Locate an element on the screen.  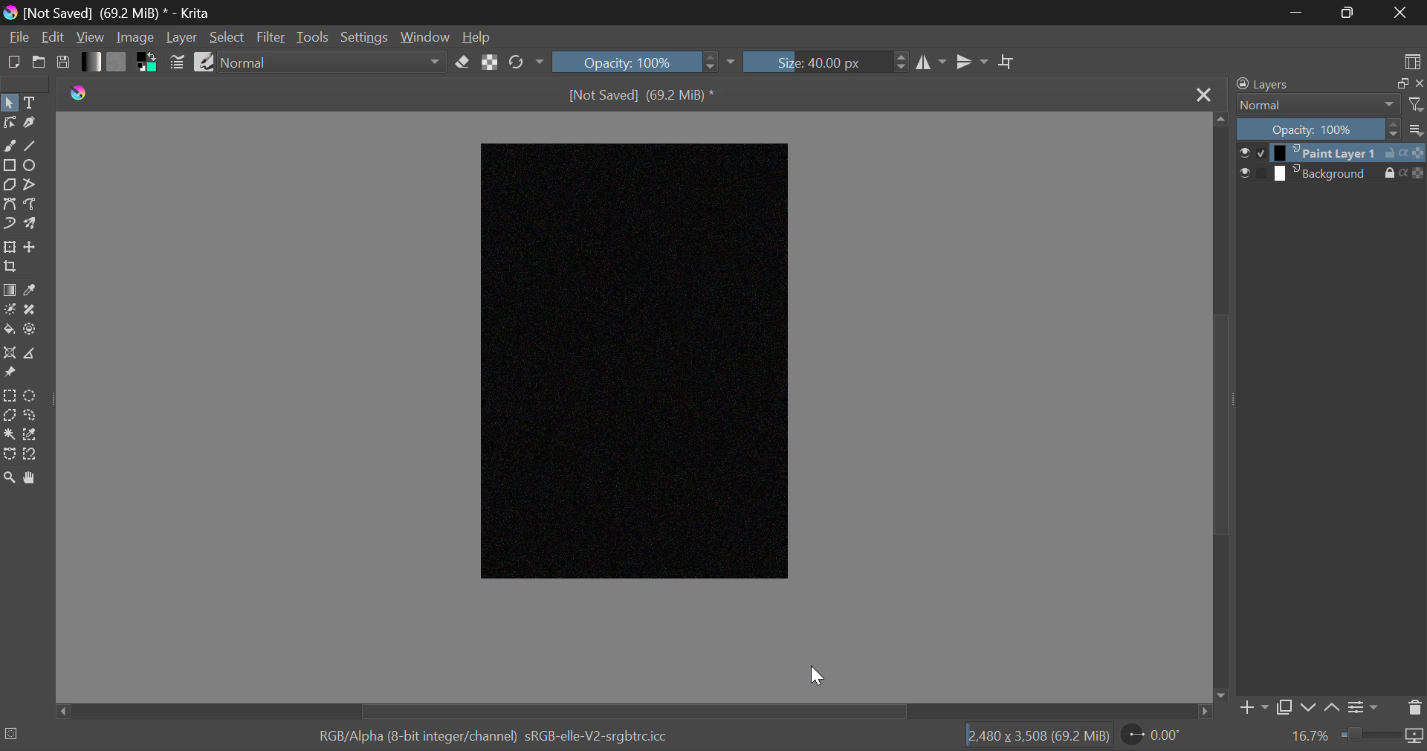
Circular Selection is located at coordinates (33, 396).